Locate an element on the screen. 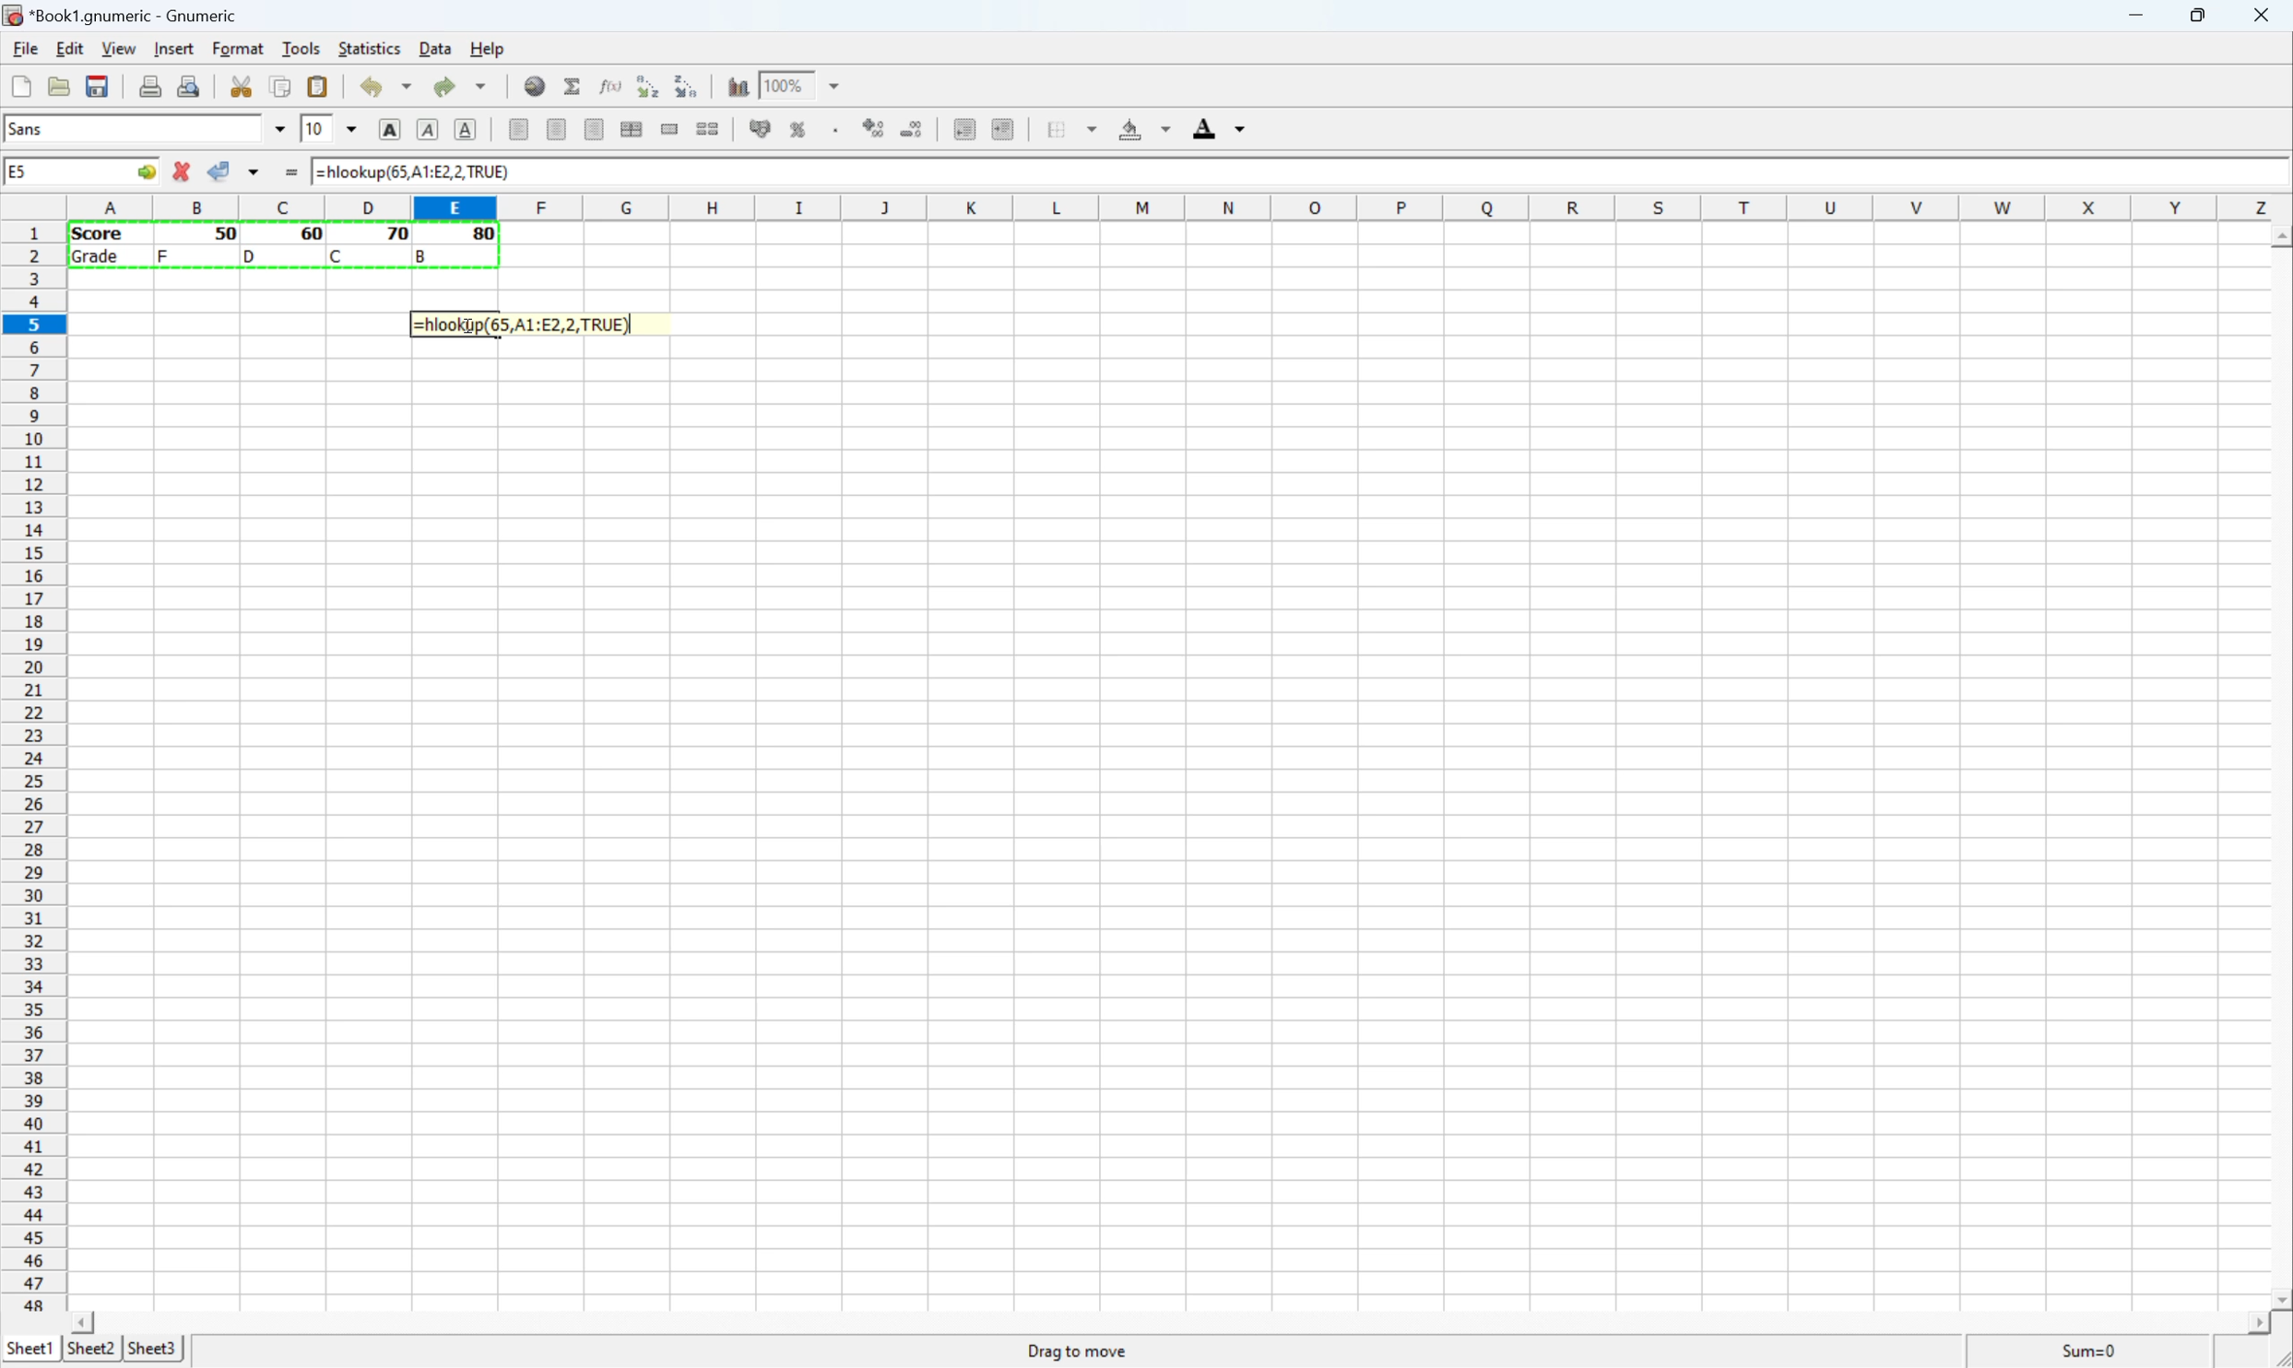 The width and height of the screenshot is (2293, 1368). Sum=0 is located at coordinates (2094, 1352).